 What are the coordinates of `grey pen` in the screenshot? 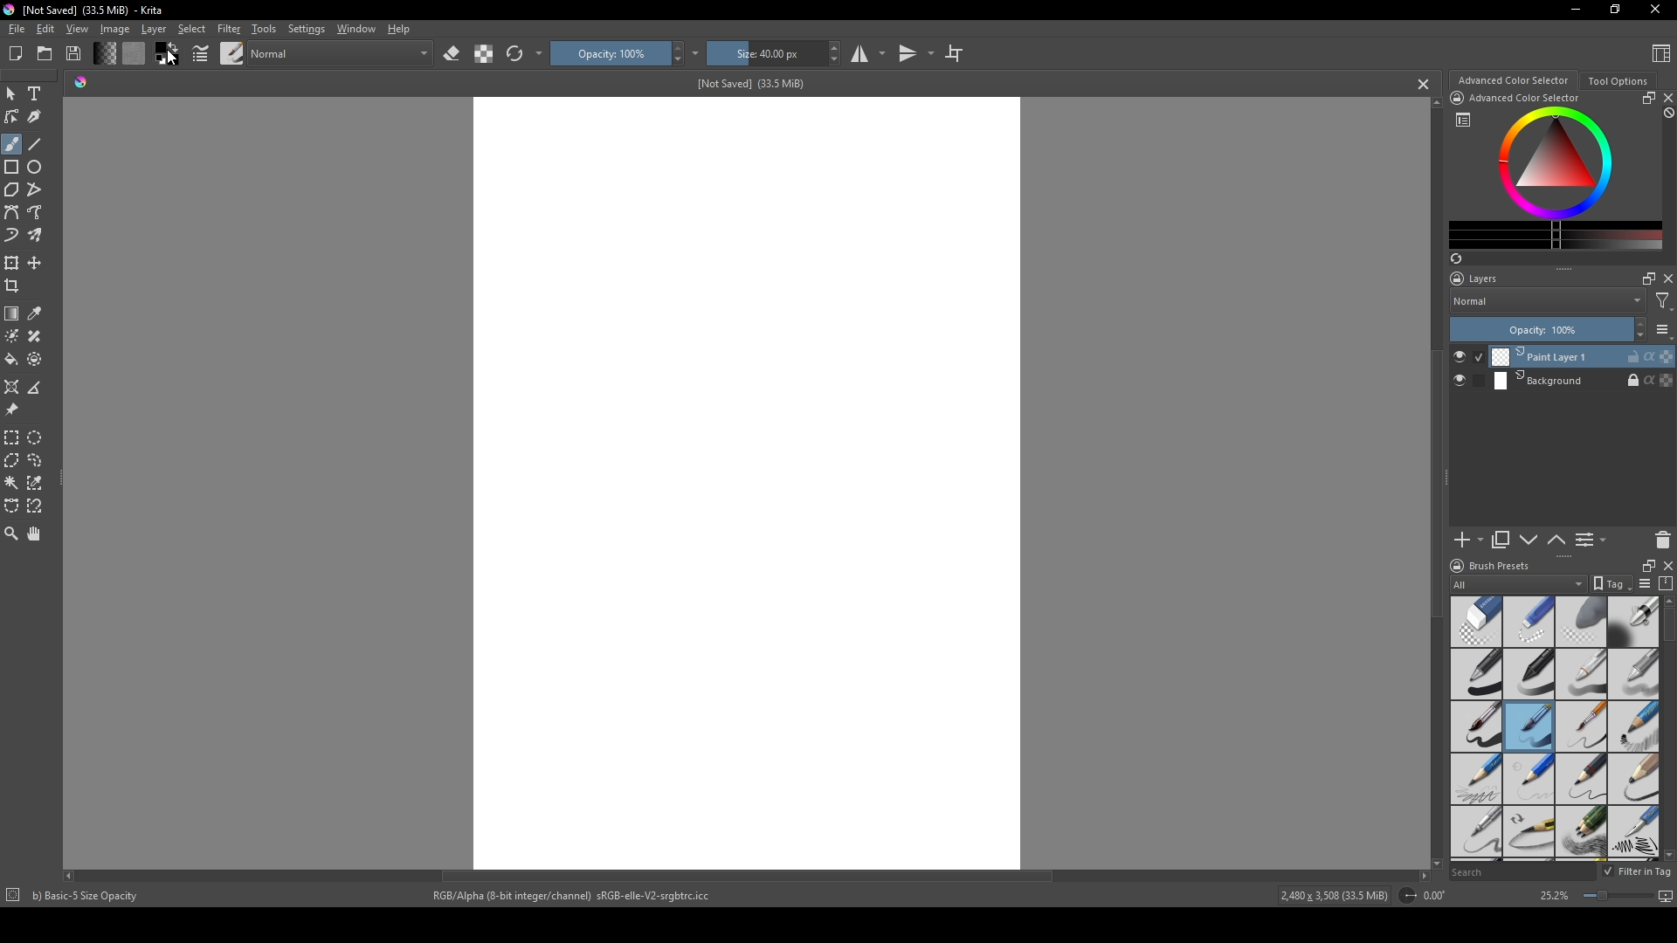 It's located at (1633, 674).